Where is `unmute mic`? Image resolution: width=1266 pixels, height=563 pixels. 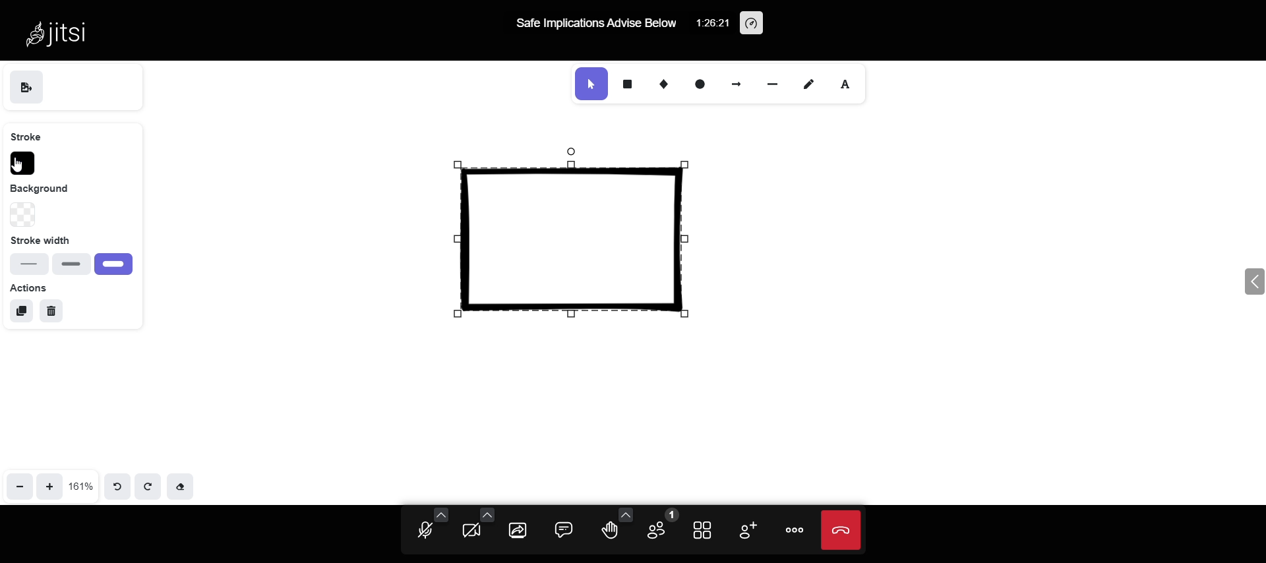
unmute mic is located at coordinates (422, 533).